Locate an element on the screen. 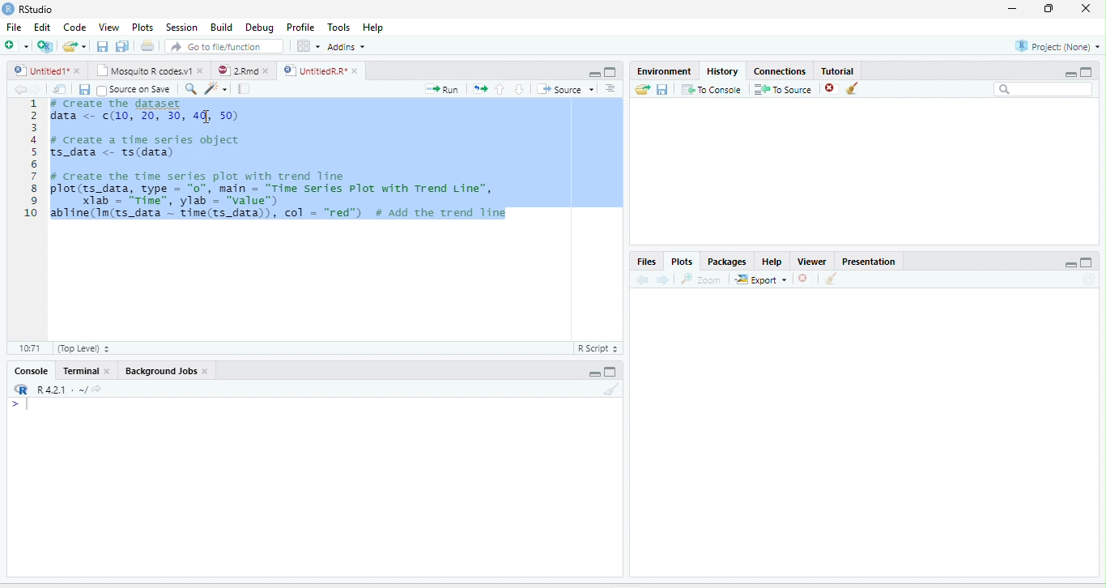 This screenshot has height=588, width=1106. Save history into a file is located at coordinates (662, 89).